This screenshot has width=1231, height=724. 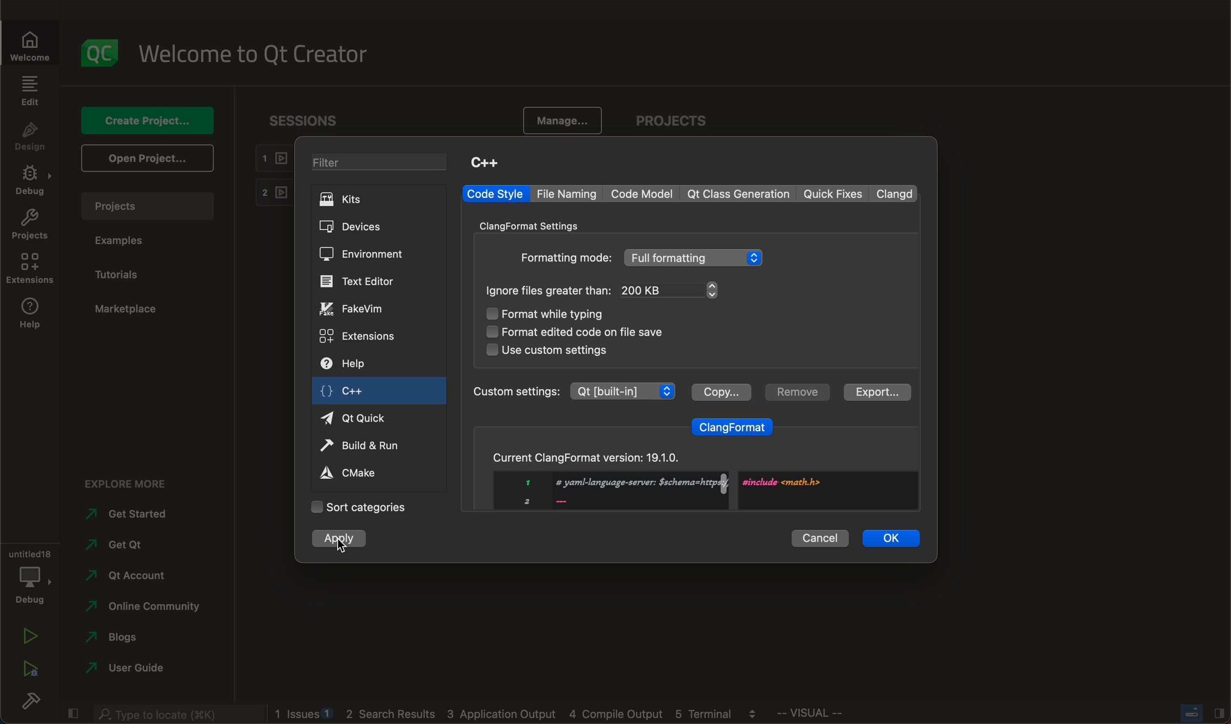 I want to click on debug, so click(x=33, y=182).